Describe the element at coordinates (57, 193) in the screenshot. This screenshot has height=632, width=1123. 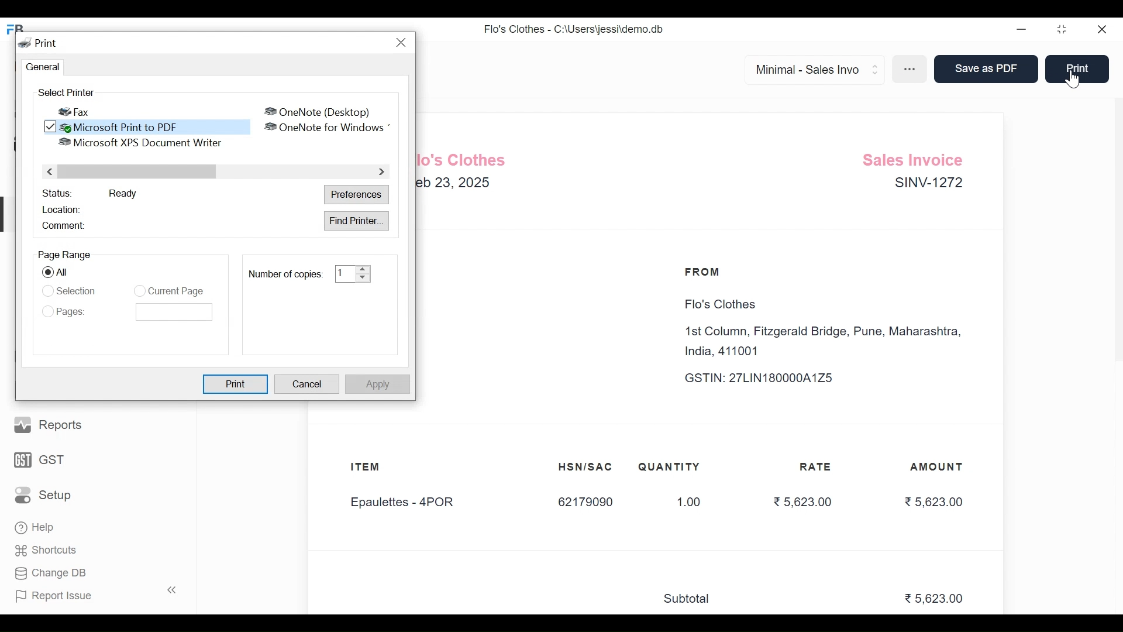
I see `Status:` at that location.